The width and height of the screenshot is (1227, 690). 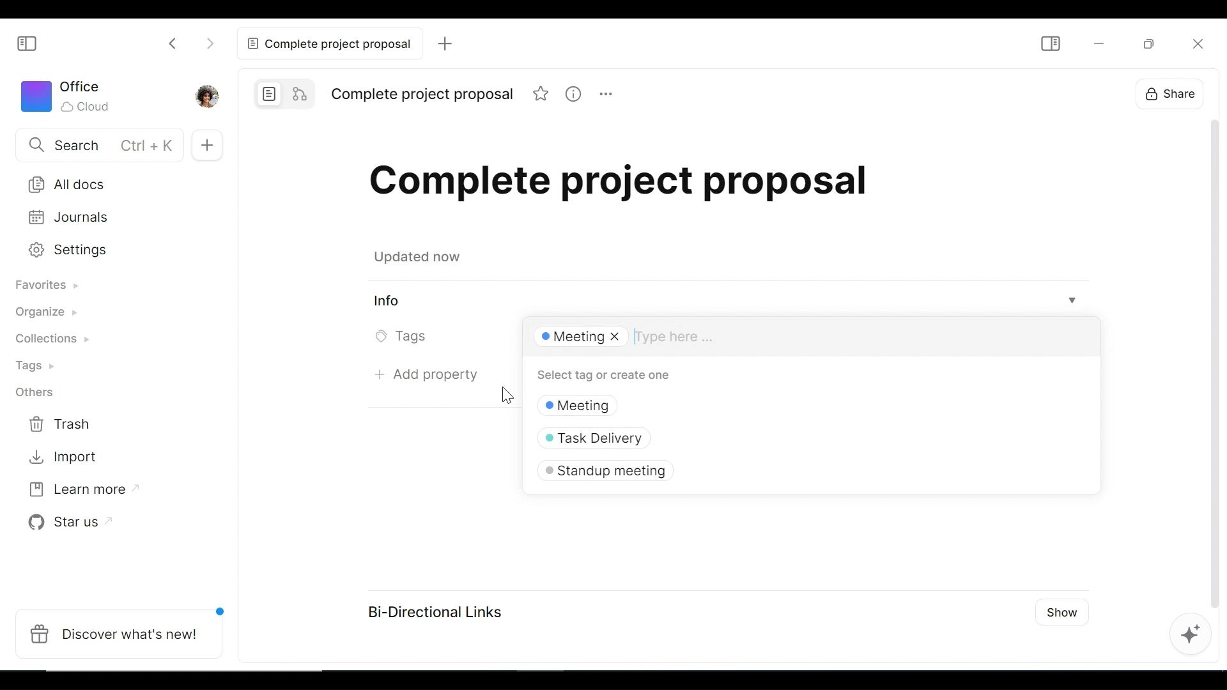 What do you see at coordinates (603, 471) in the screenshot?
I see `Standup meeting` at bounding box center [603, 471].